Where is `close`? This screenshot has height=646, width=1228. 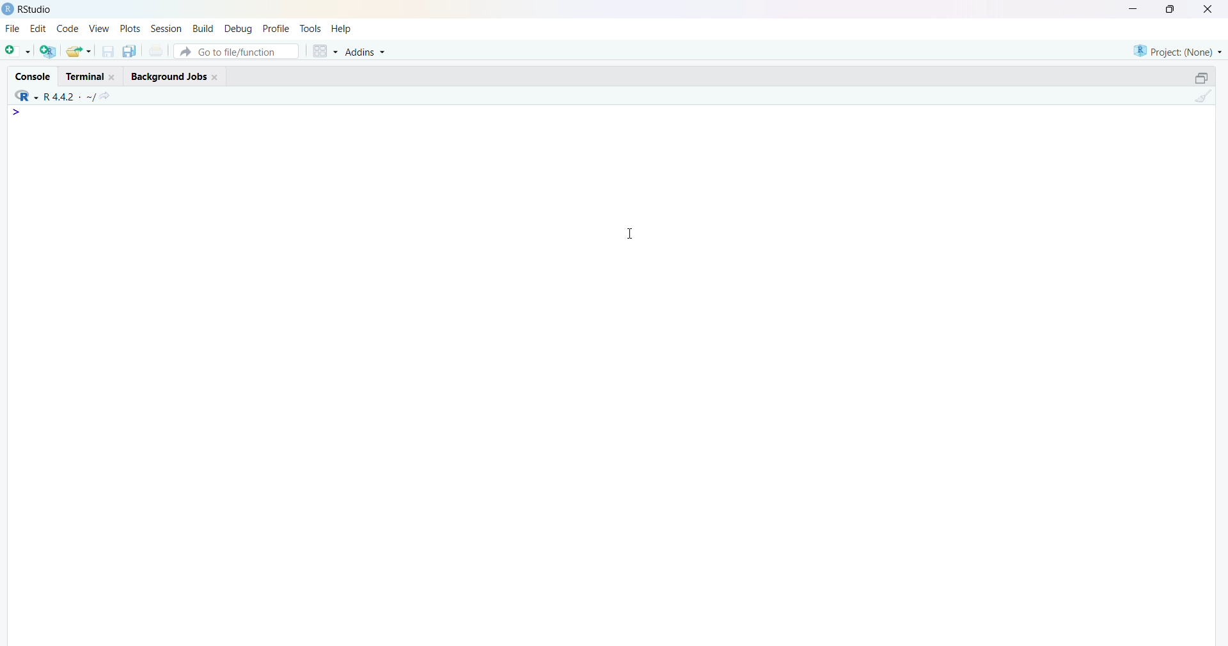
close is located at coordinates (114, 77).